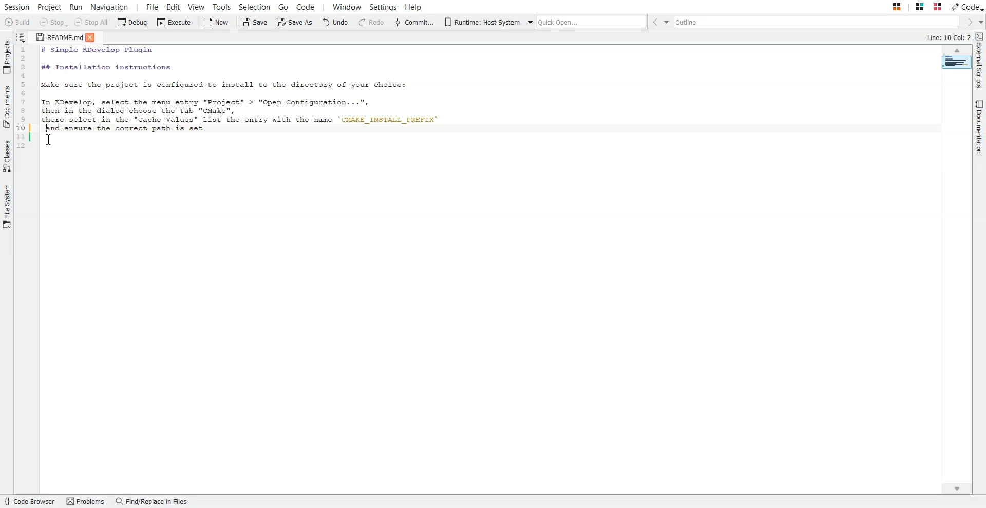 Image resolution: width=986 pixels, height=508 pixels. I want to click on Selection, so click(255, 6).